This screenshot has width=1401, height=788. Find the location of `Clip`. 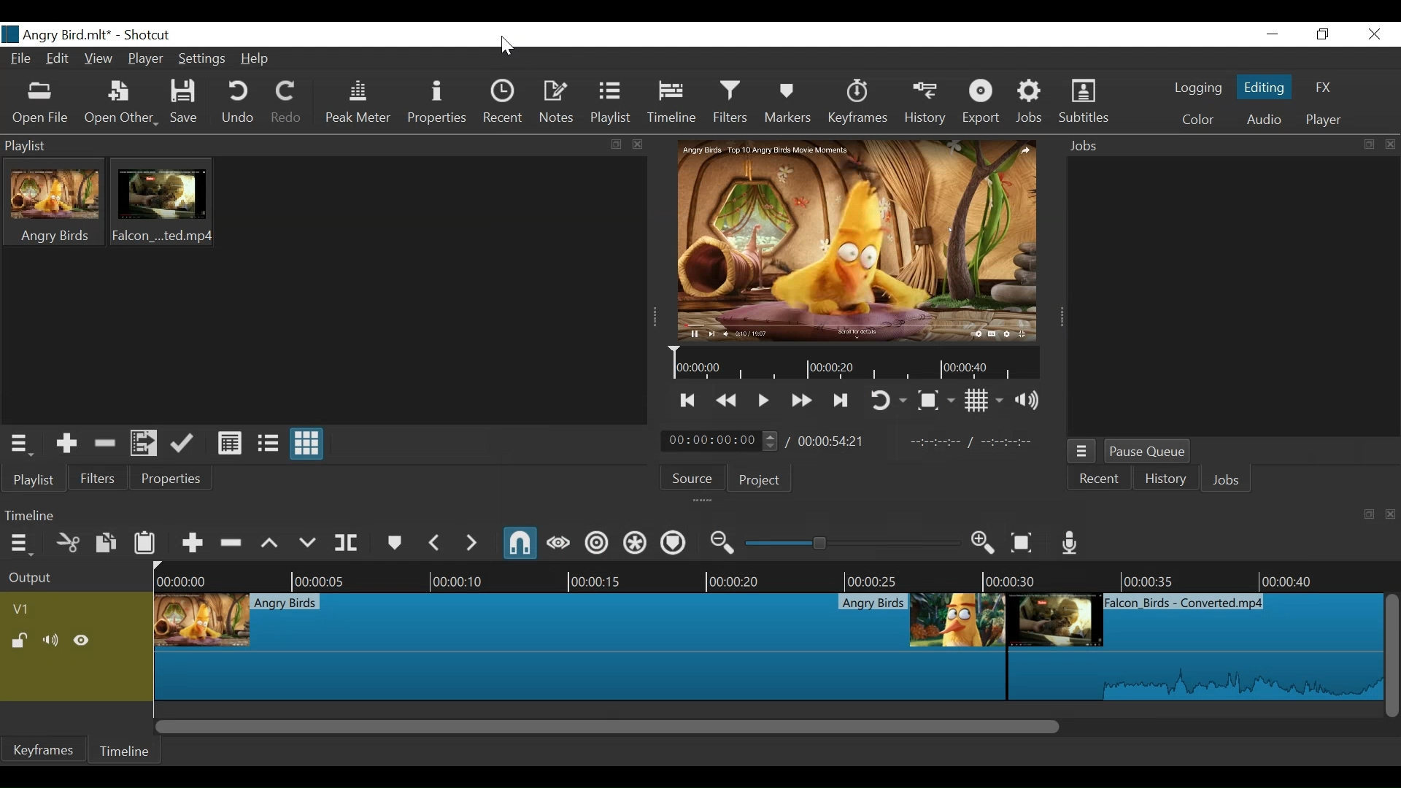

Clip is located at coordinates (161, 203).